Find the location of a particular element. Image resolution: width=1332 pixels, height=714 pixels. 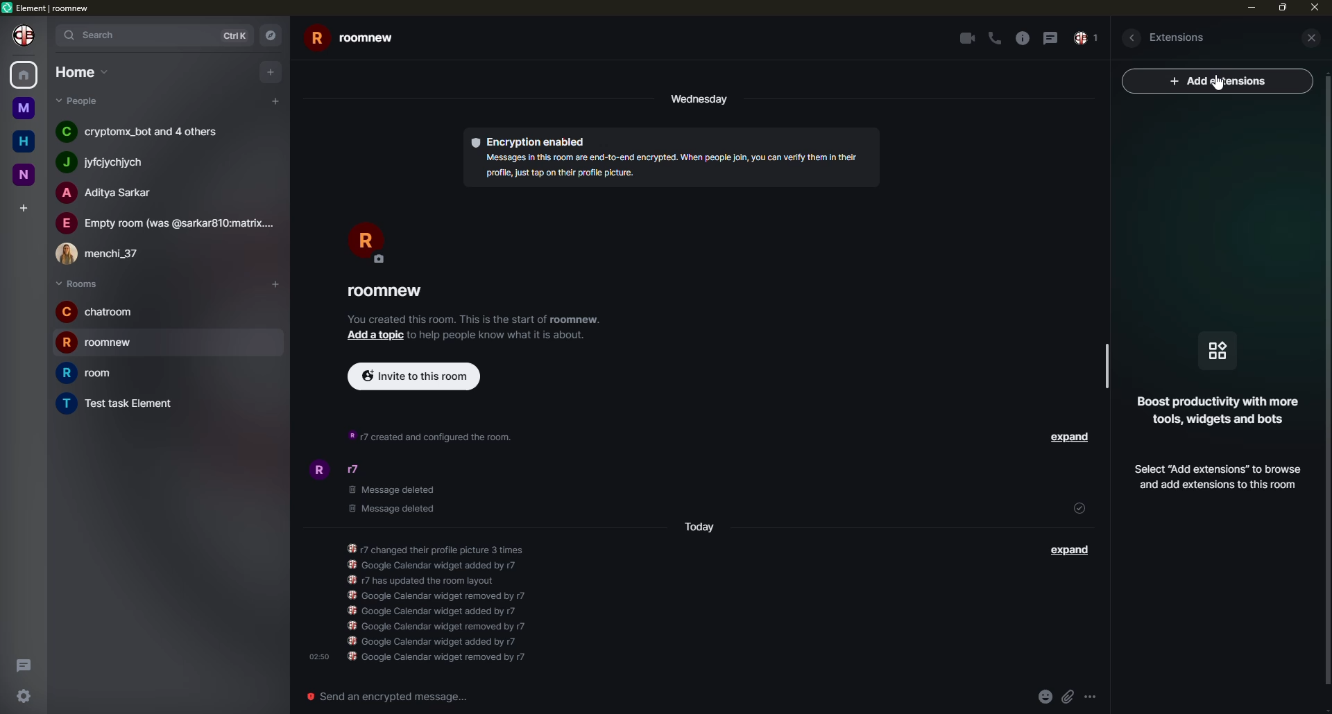

info is located at coordinates (442, 603).